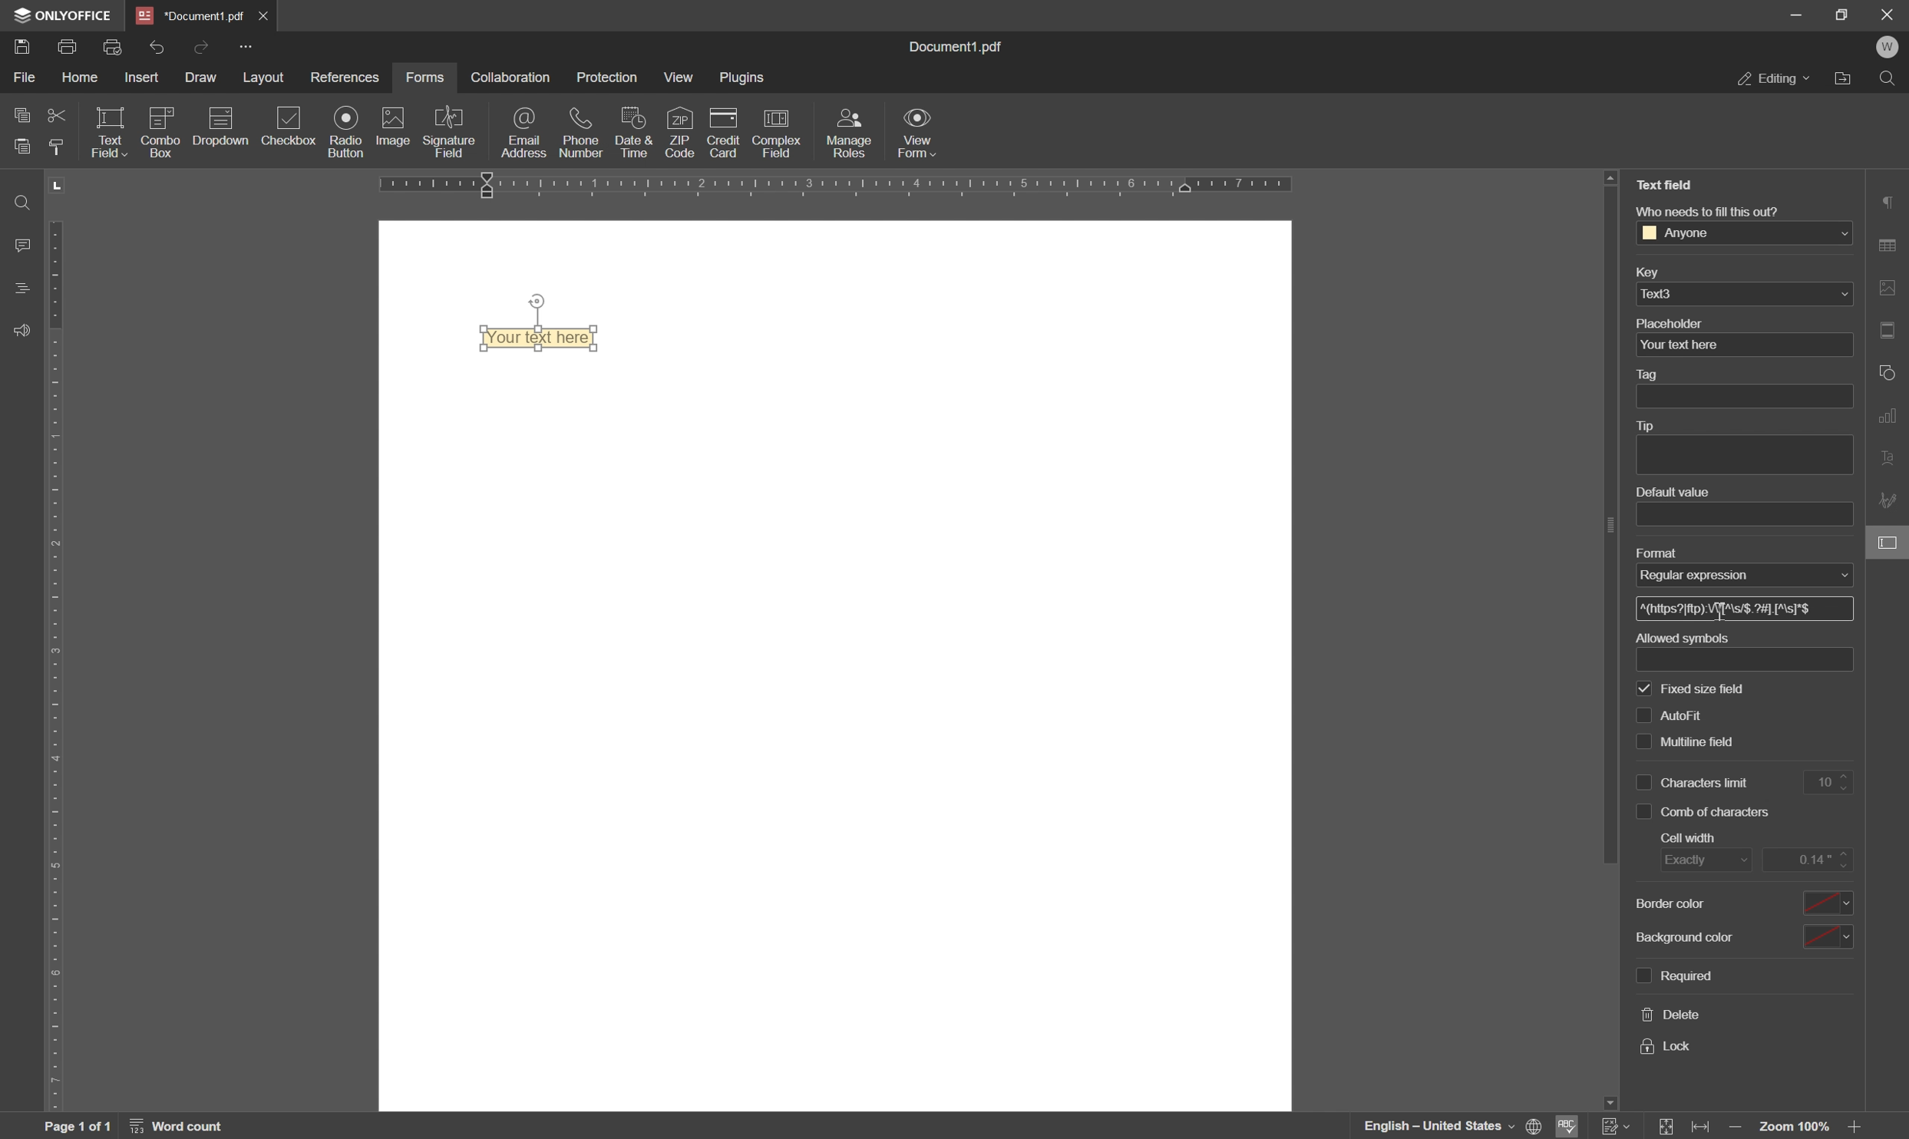 The height and width of the screenshot is (1139, 1909). I want to click on radio button, so click(343, 131).